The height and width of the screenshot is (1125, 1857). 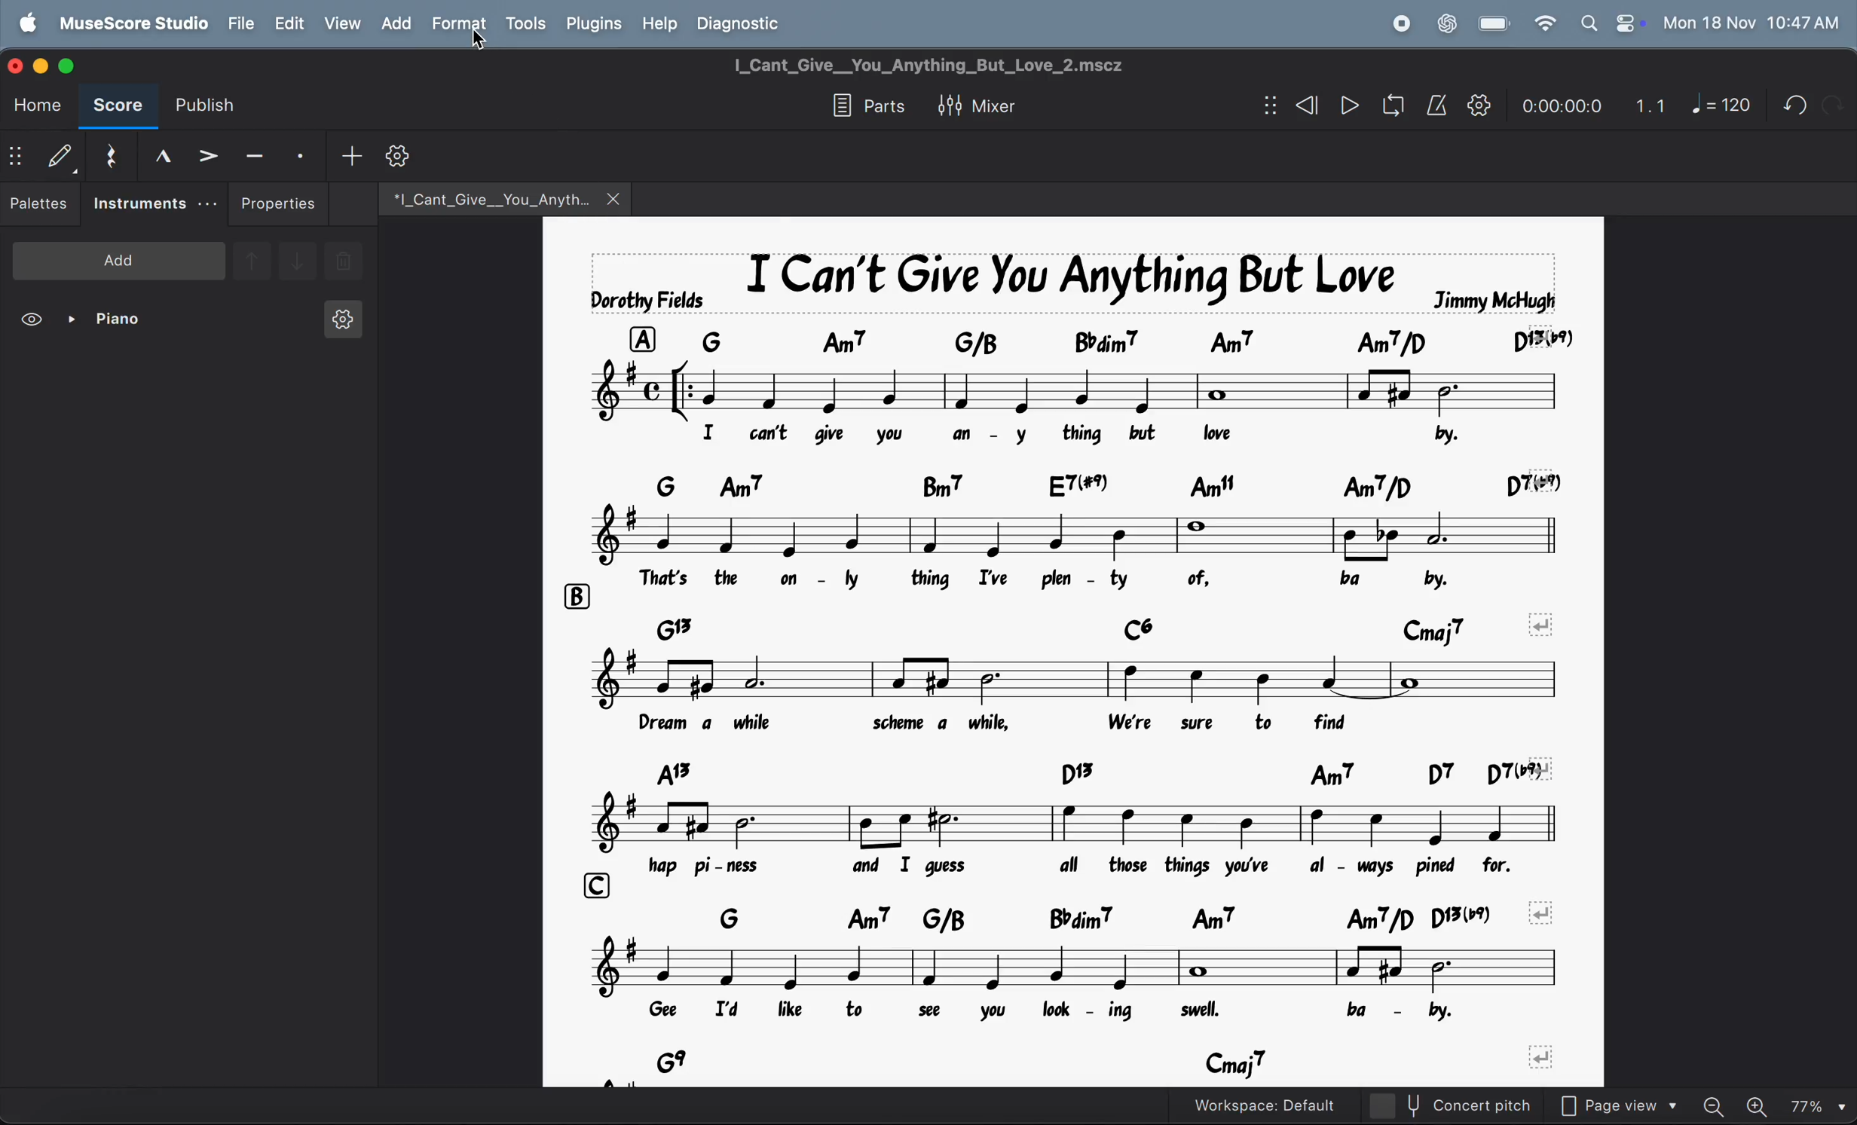 I want to click on lyrics, so click(x=1078, y=437).